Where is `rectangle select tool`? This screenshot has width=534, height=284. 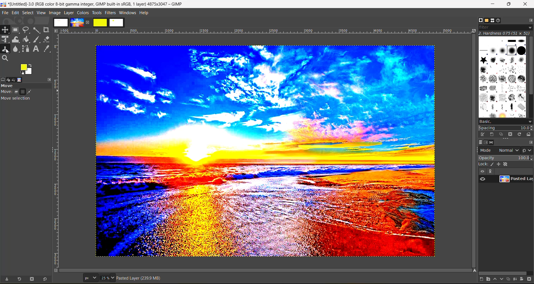
rectangle select tool is located at coordinates (16, 30).